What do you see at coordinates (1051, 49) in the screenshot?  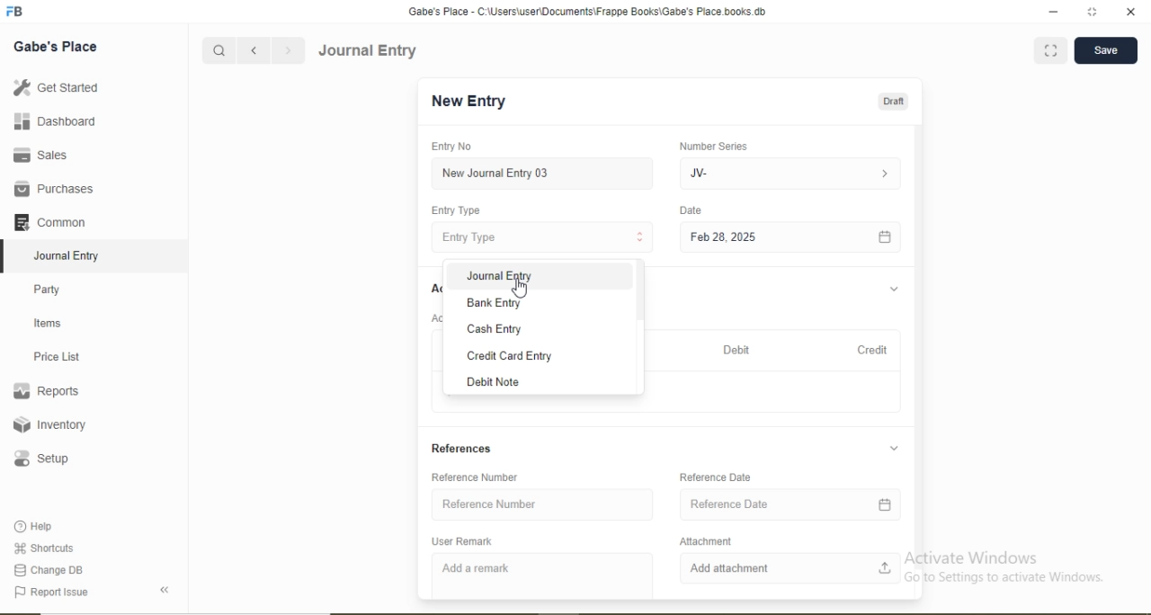 I see `Full screen` at bounding box center [1051, 49].